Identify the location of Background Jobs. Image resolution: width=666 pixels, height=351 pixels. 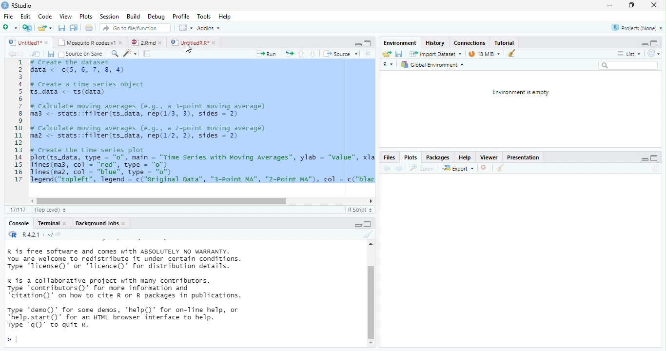
(96, 223).